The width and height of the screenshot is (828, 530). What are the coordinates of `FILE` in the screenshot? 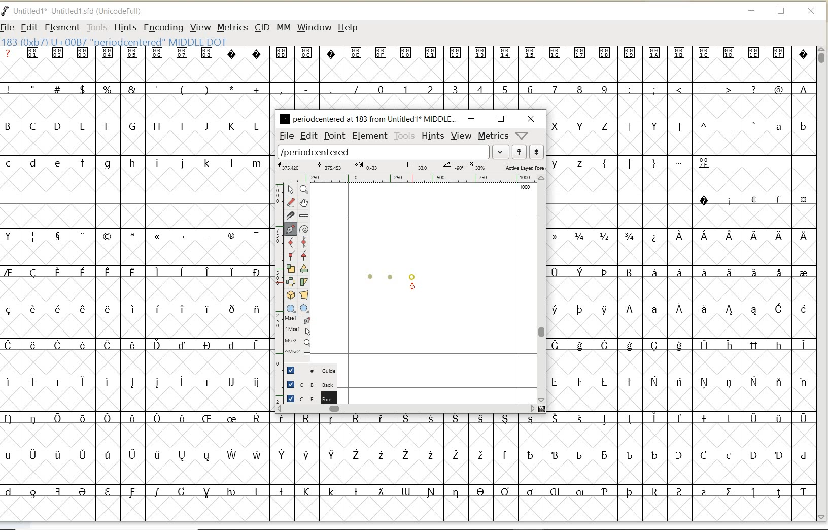 It's located at (9, 27).